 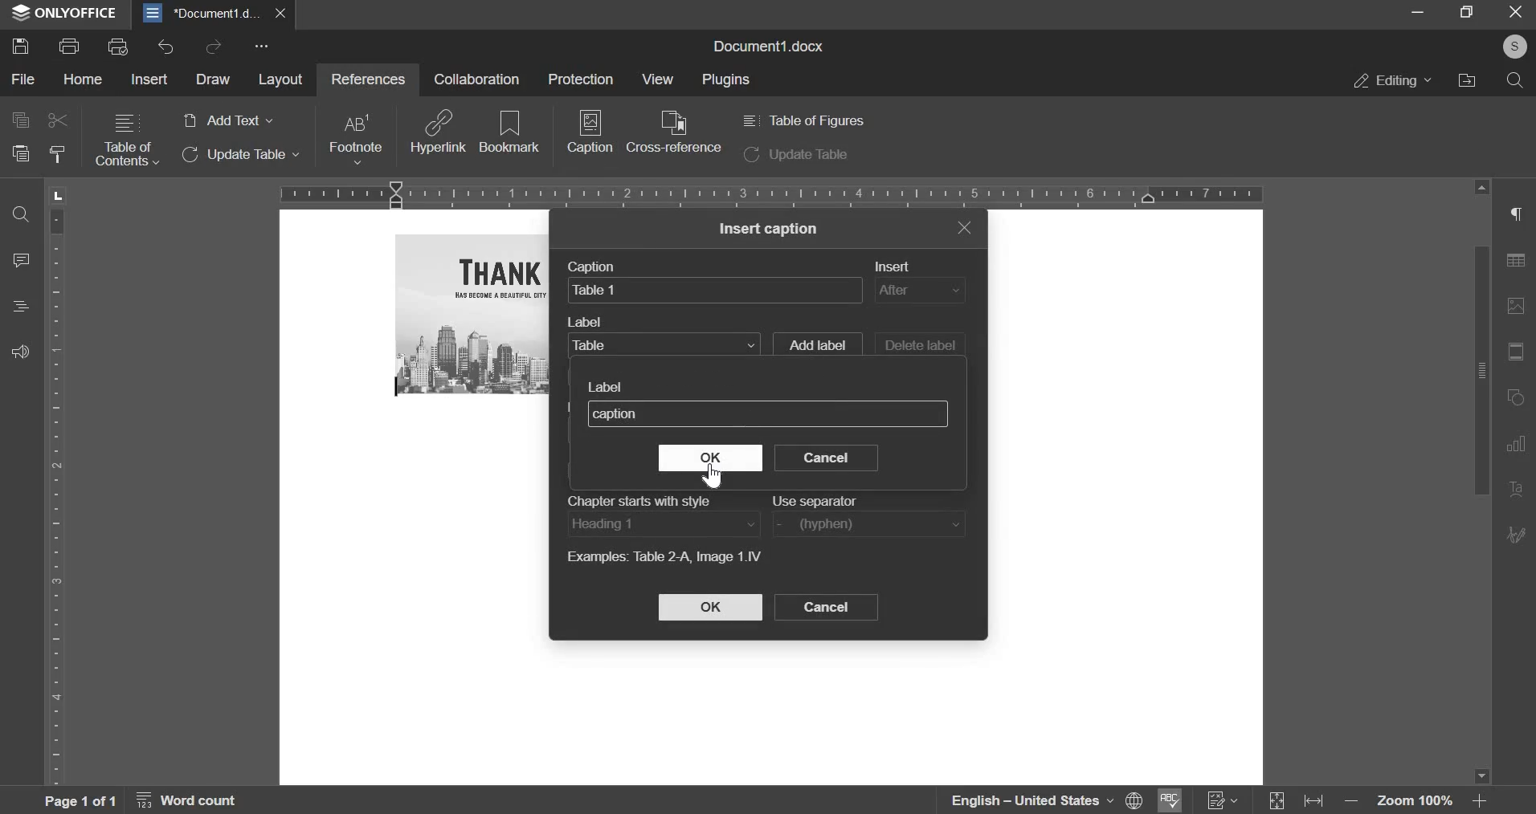 What do you see at coordinates (242, 155) in the screenshot?
I see `update table` at bounding box center [242, 155].